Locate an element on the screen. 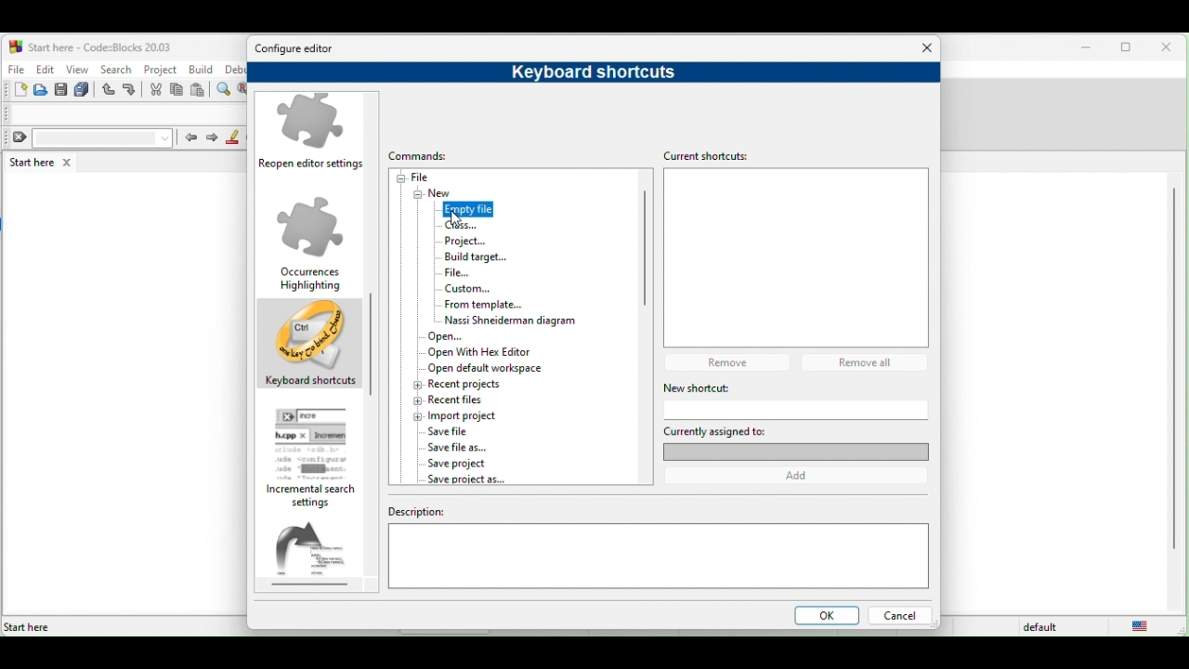 The width and height of the screenshot is (1189, 669). united state is located at coordinates (1144, 626).